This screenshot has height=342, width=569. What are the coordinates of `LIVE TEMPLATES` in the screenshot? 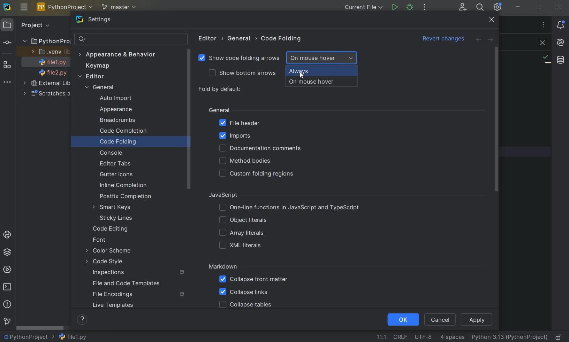 It's located at (124, 305).